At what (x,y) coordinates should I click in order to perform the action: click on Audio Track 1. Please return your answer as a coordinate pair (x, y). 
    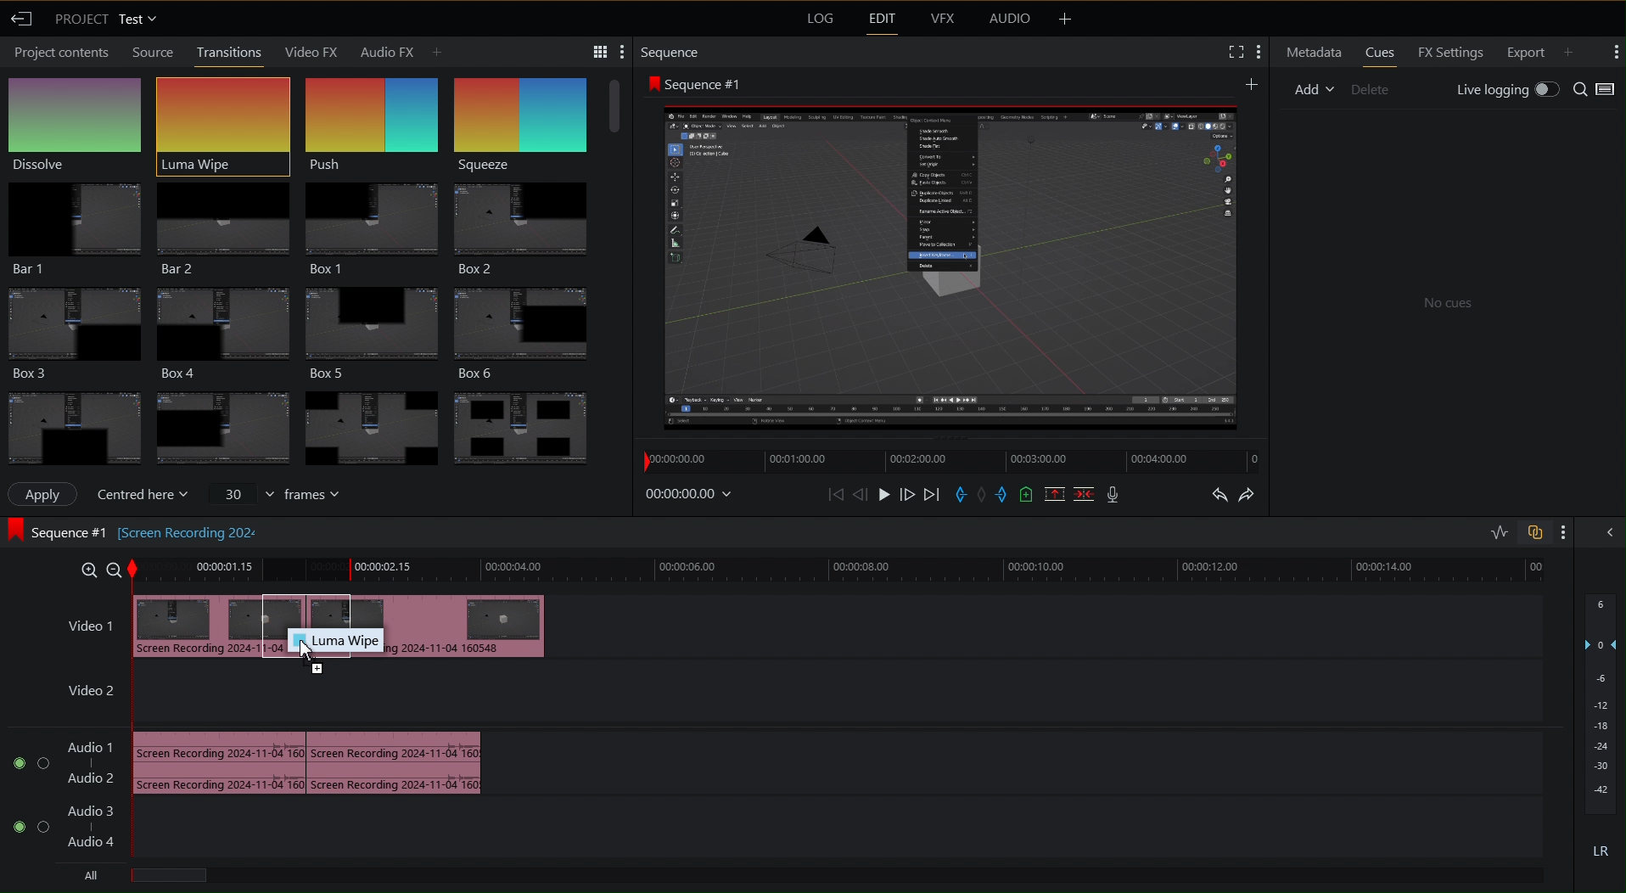
    Looking at the image, I should click on (316, 761).